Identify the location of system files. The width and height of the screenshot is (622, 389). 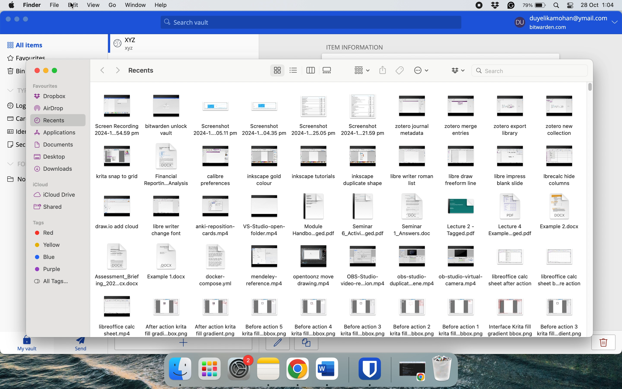
(339, 212).